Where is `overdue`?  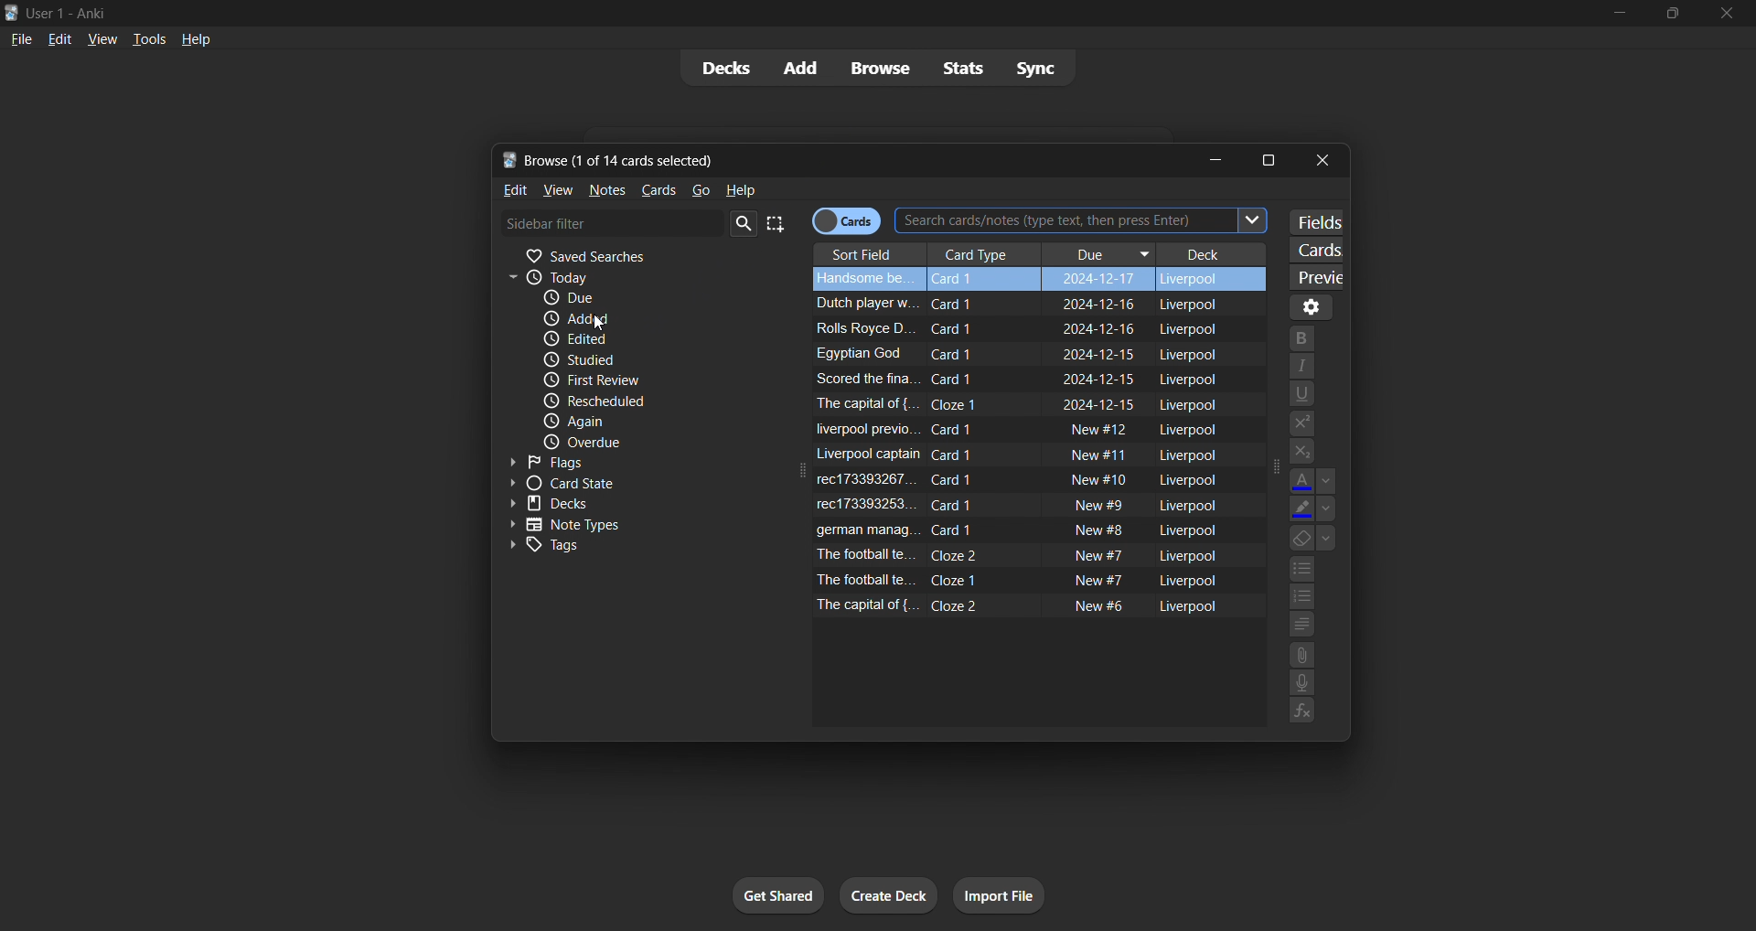 overdue is located at coordinates (648, 441).